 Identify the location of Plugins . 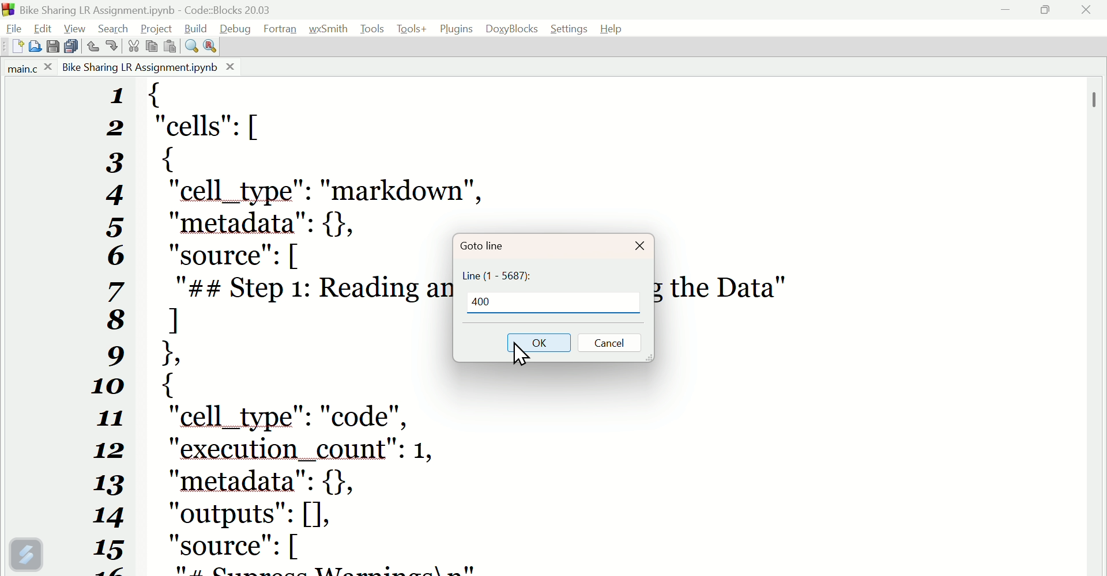
(455, 28).